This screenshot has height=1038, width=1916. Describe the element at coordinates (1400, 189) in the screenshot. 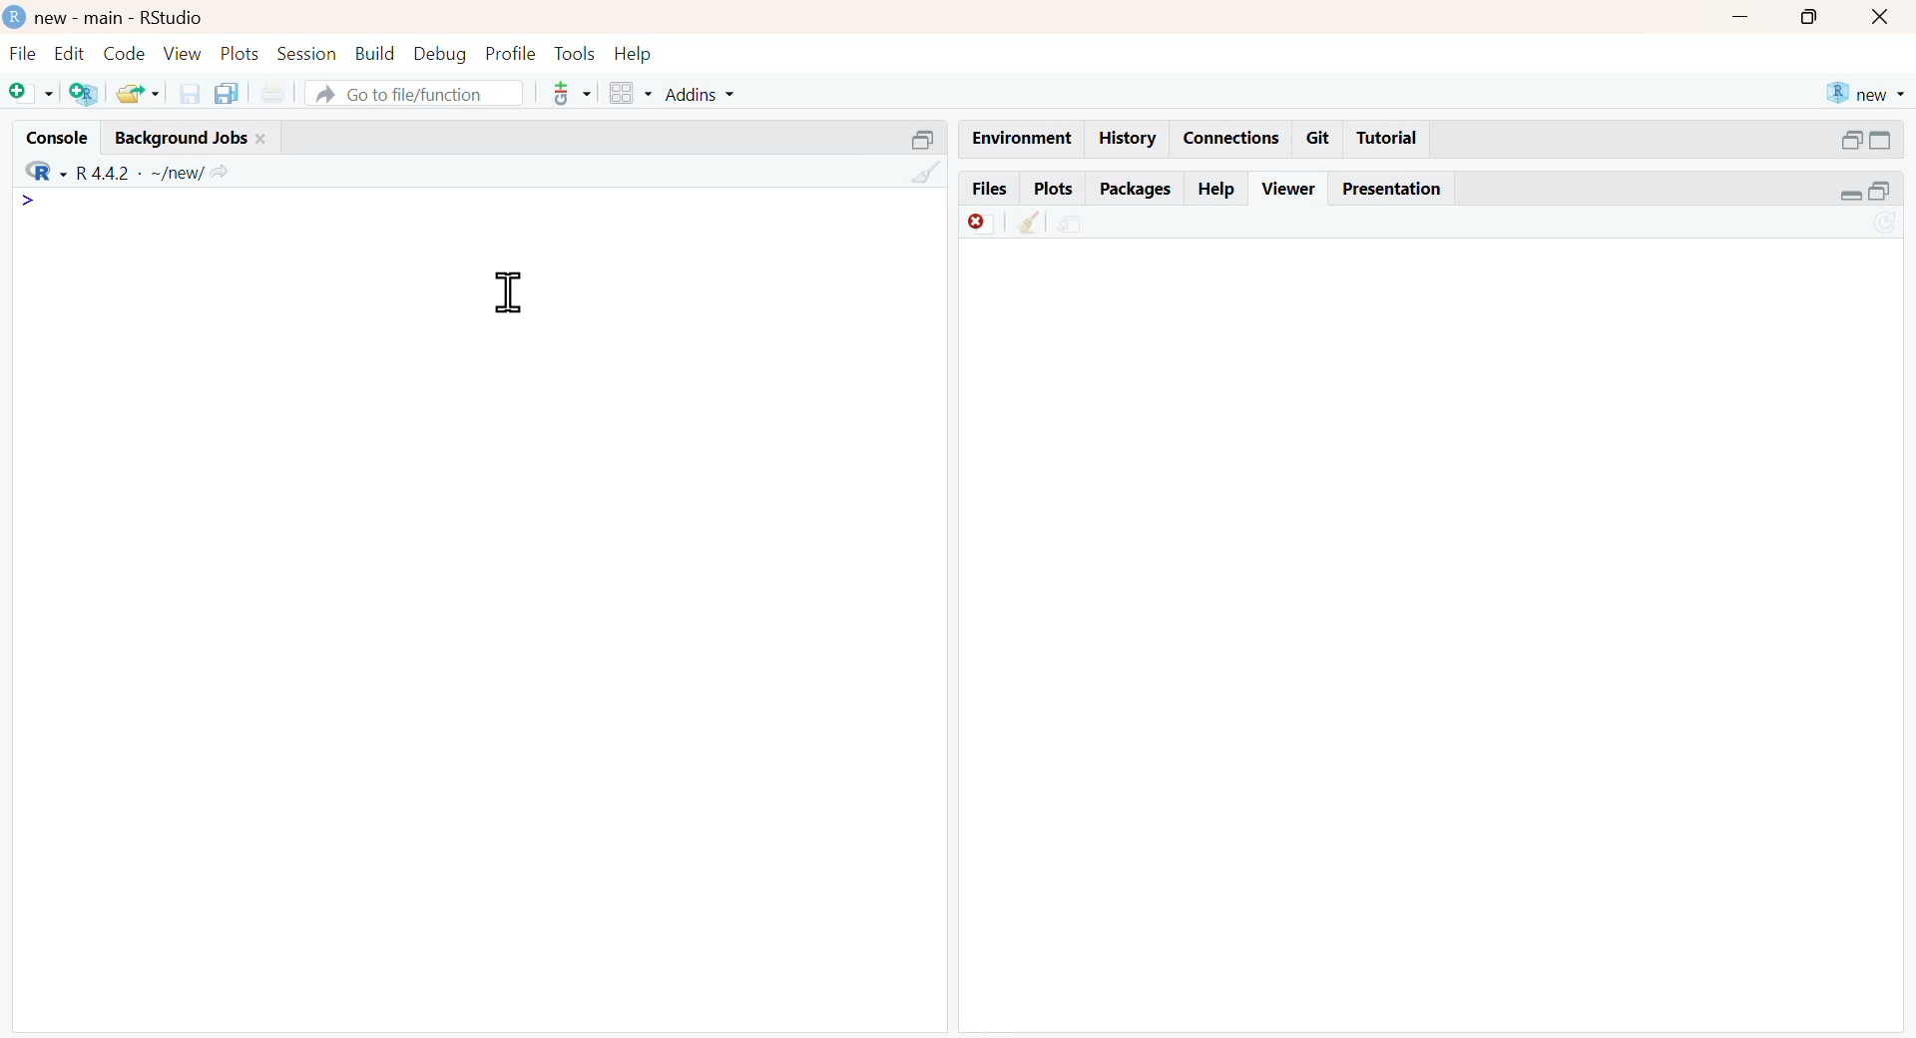

I see `Presentation` at that location.